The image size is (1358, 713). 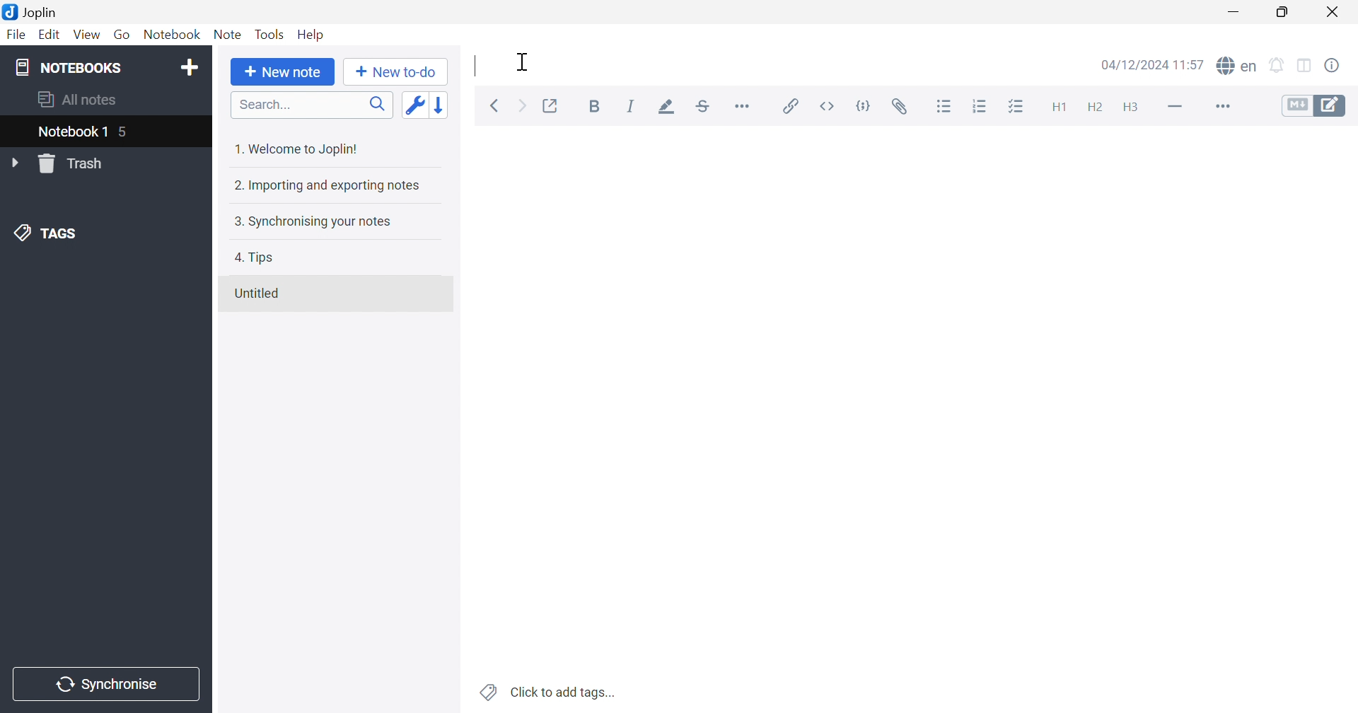 What do you see at coordinates (1284, 13) in the screenshot?
I see `Restore Down` at bounding box center [1284, 13].